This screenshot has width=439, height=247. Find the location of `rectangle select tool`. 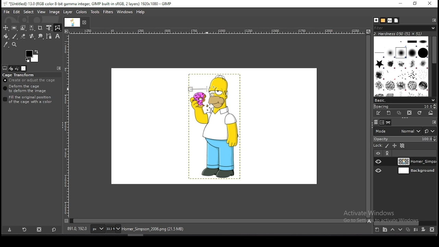

rectangle select tool is located at coordinates (14, 28).